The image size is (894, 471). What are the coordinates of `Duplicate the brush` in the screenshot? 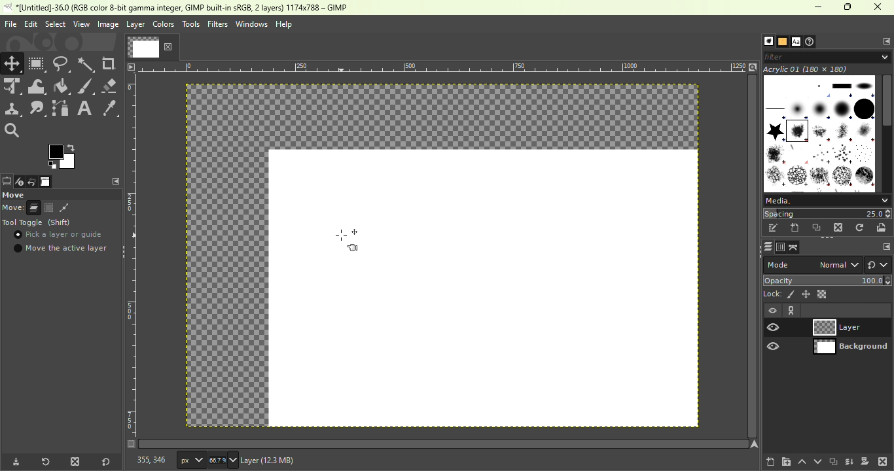 It's located at (817, 229).